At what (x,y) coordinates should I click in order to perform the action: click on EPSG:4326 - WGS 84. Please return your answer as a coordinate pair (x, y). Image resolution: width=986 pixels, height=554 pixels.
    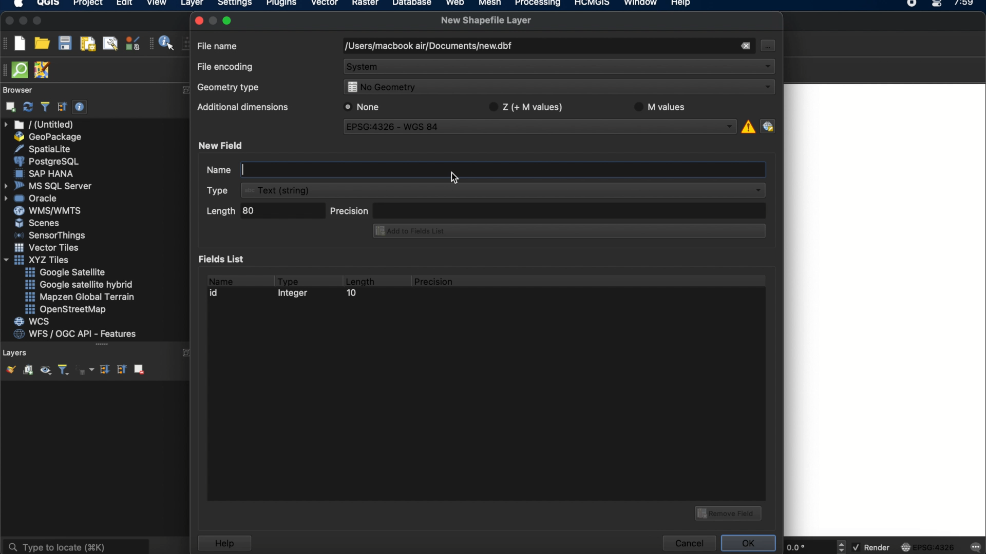
    Looking at the image, I should click on (541, 128).